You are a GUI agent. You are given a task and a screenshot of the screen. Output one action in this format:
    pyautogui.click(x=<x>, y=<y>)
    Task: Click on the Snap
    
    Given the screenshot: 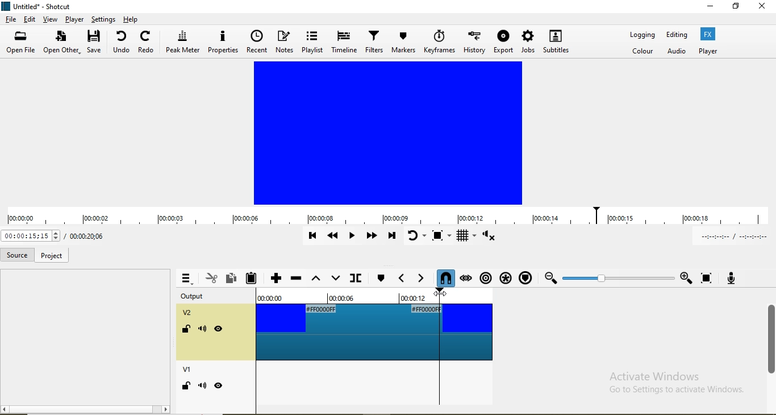 What is the action you would take?
    pyautogui.click(x=444, y=278)
    